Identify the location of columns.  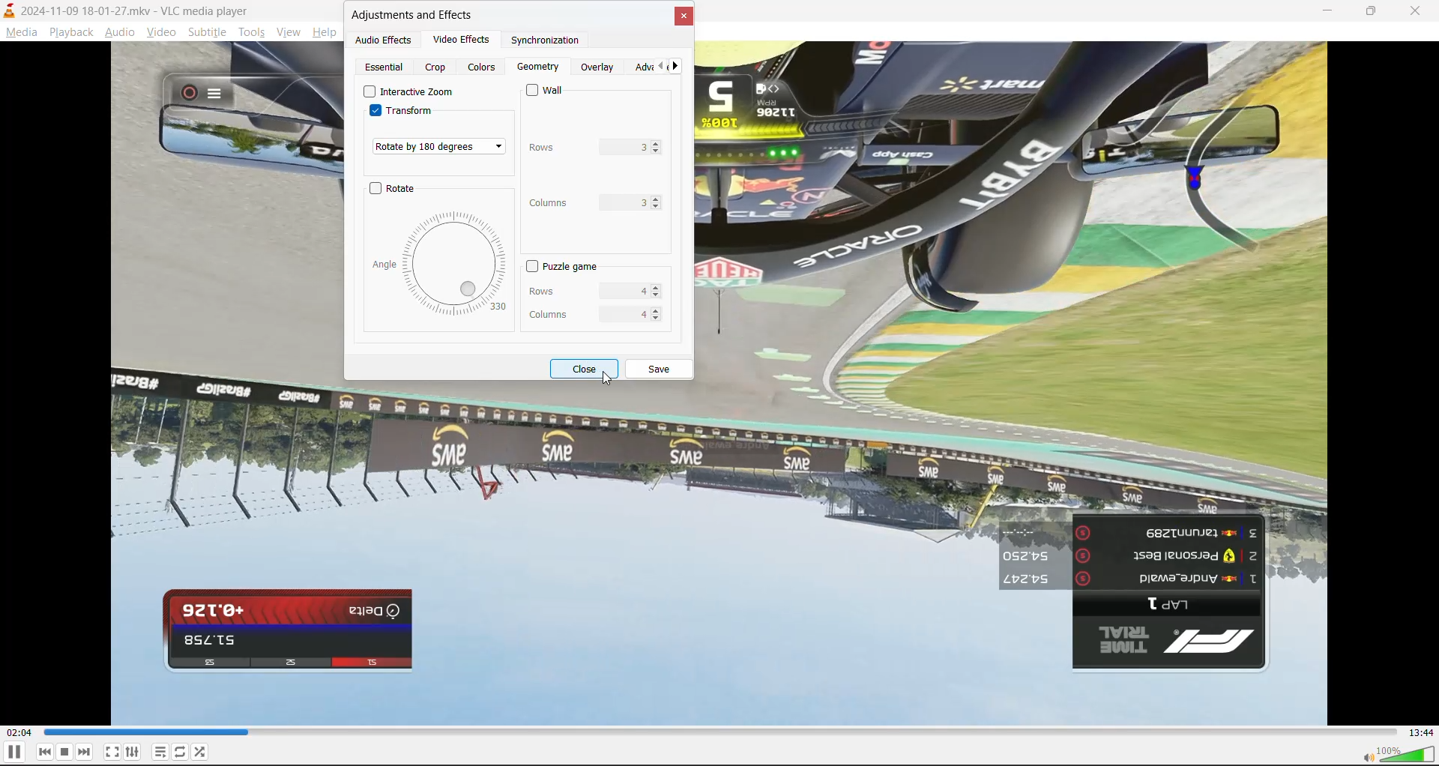
(583, 201).